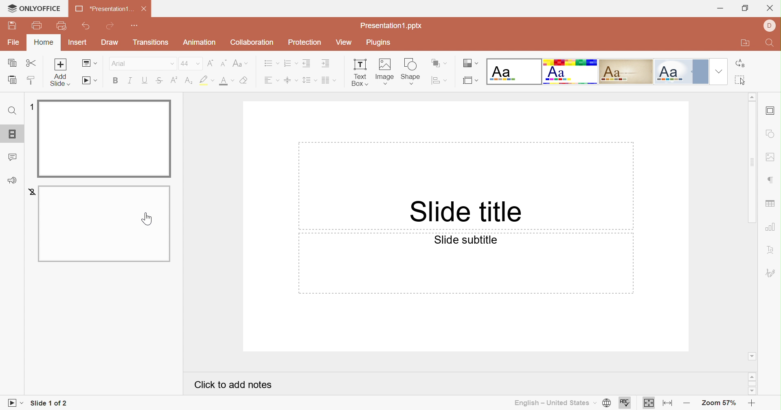 This screenshot has width=781, height=410. I want to click on Click to add notes, so click(232, 384).